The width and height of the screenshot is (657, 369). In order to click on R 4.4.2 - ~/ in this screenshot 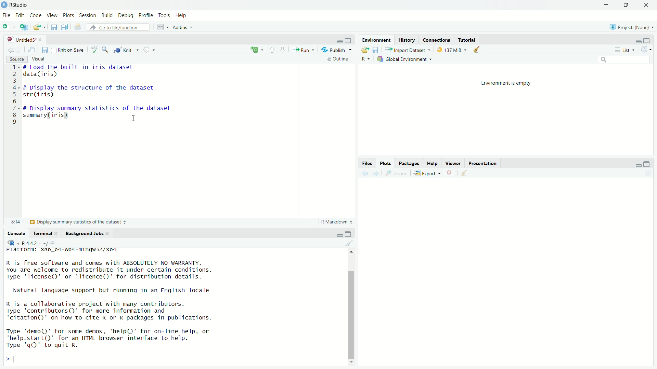, I will do `click(32, 243)`.